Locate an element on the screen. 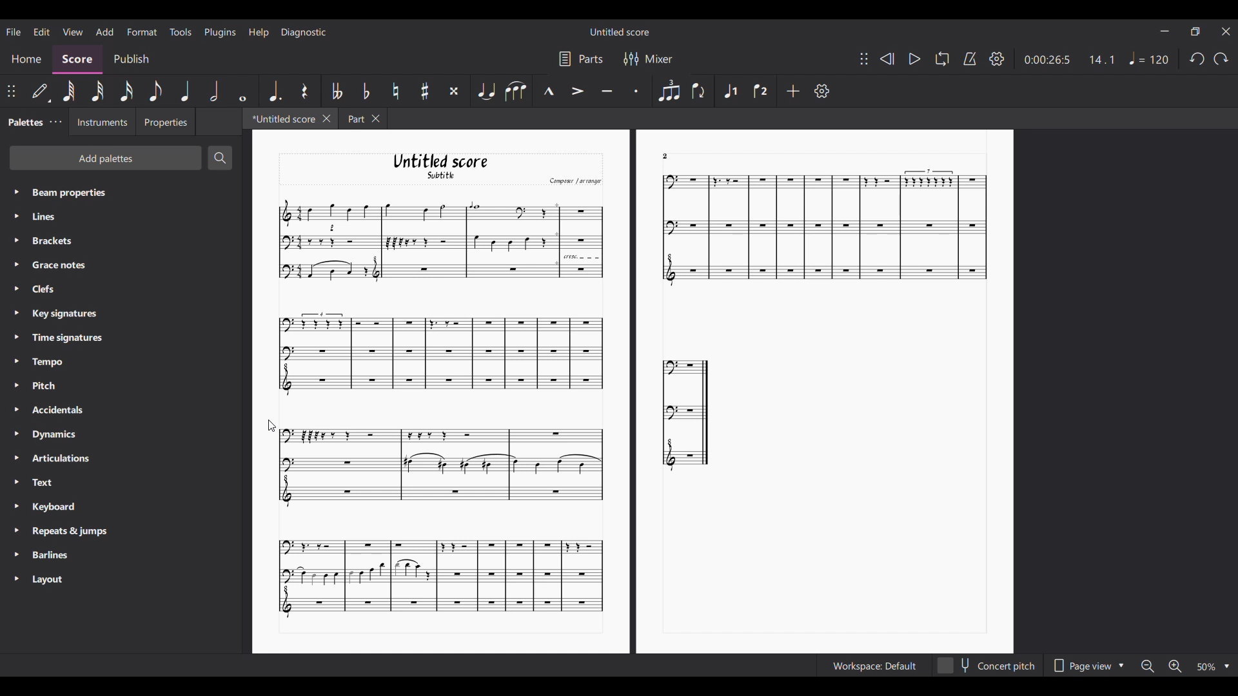  Add menu is located at coordinates (104, 31).